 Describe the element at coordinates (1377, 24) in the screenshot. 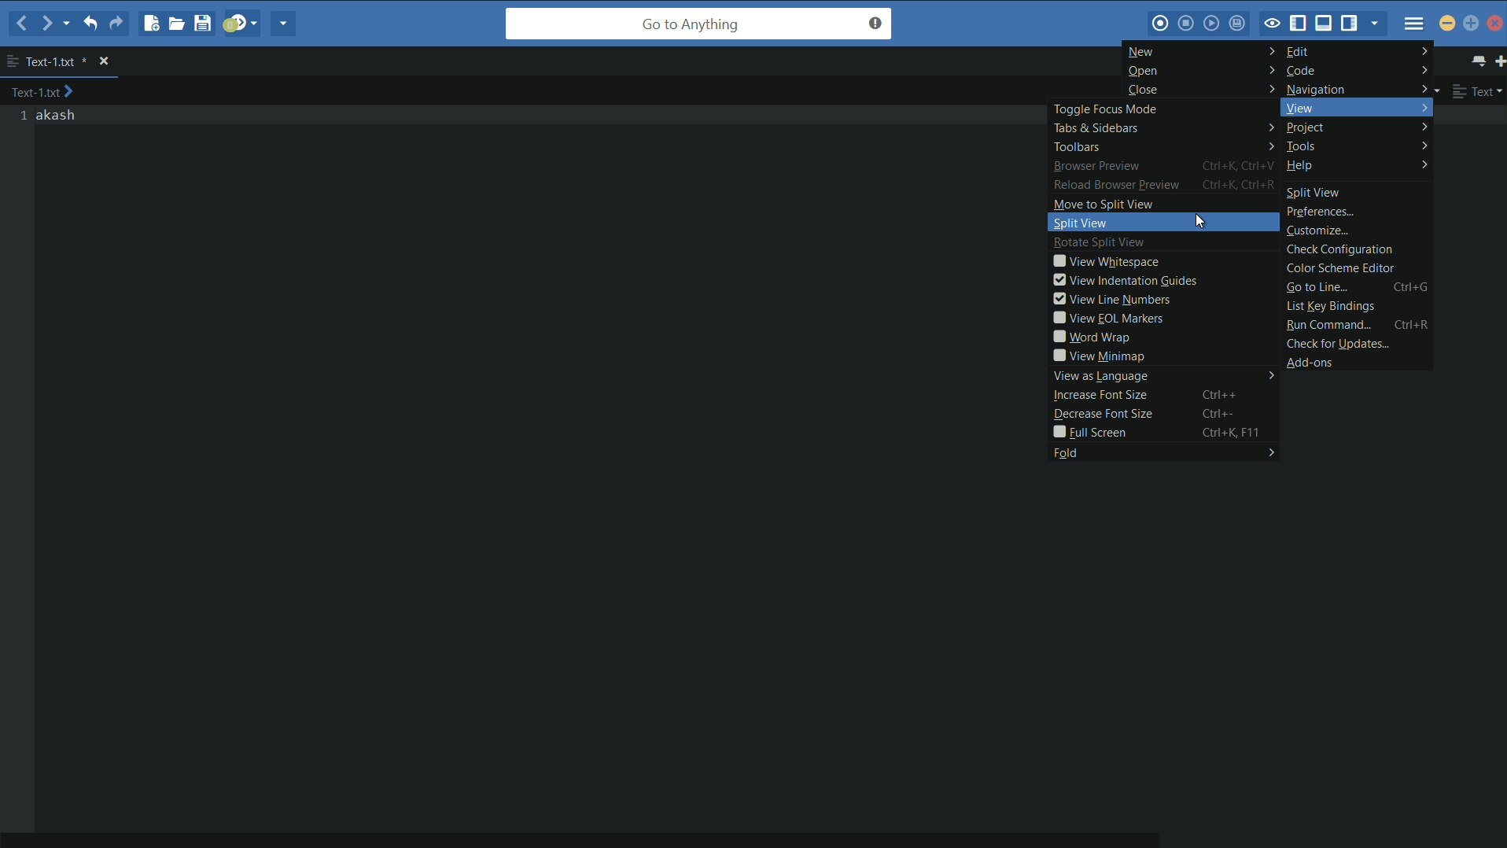

I see `show specific sidebar/tab` at that location.